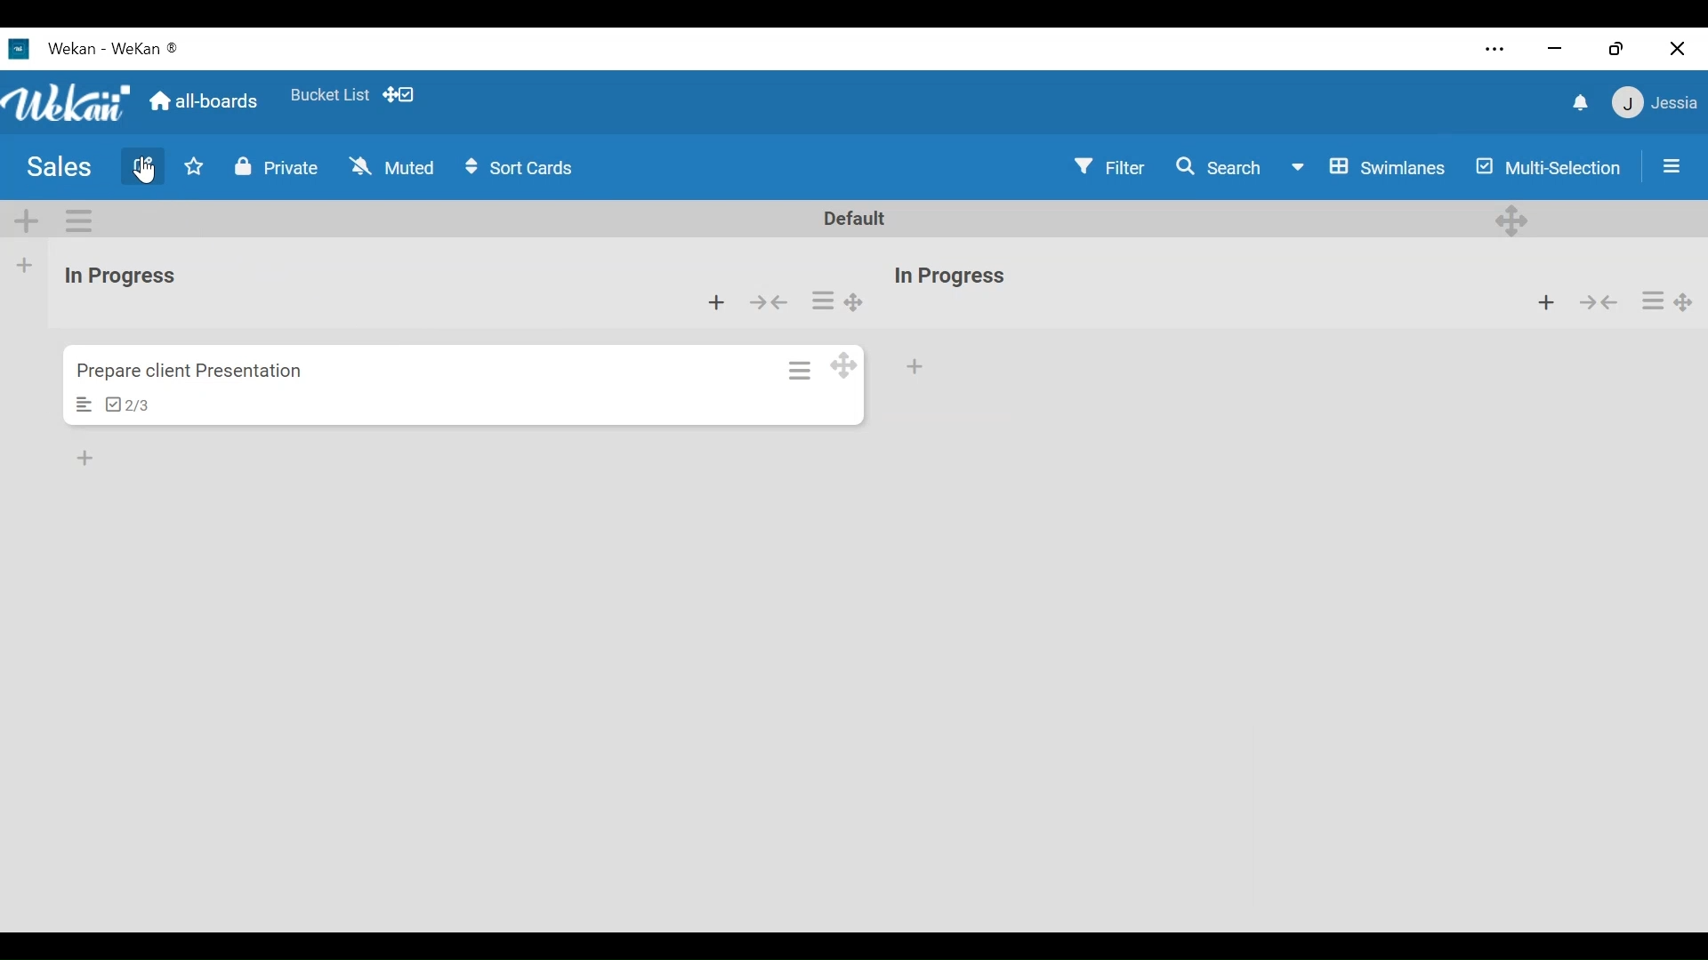 The height and width of the screenshot is (960, 1708). What do you see at coordinates (853, 301) in the screenshot?
I see `Desktop drag handles` at bounding box center [853, 301].